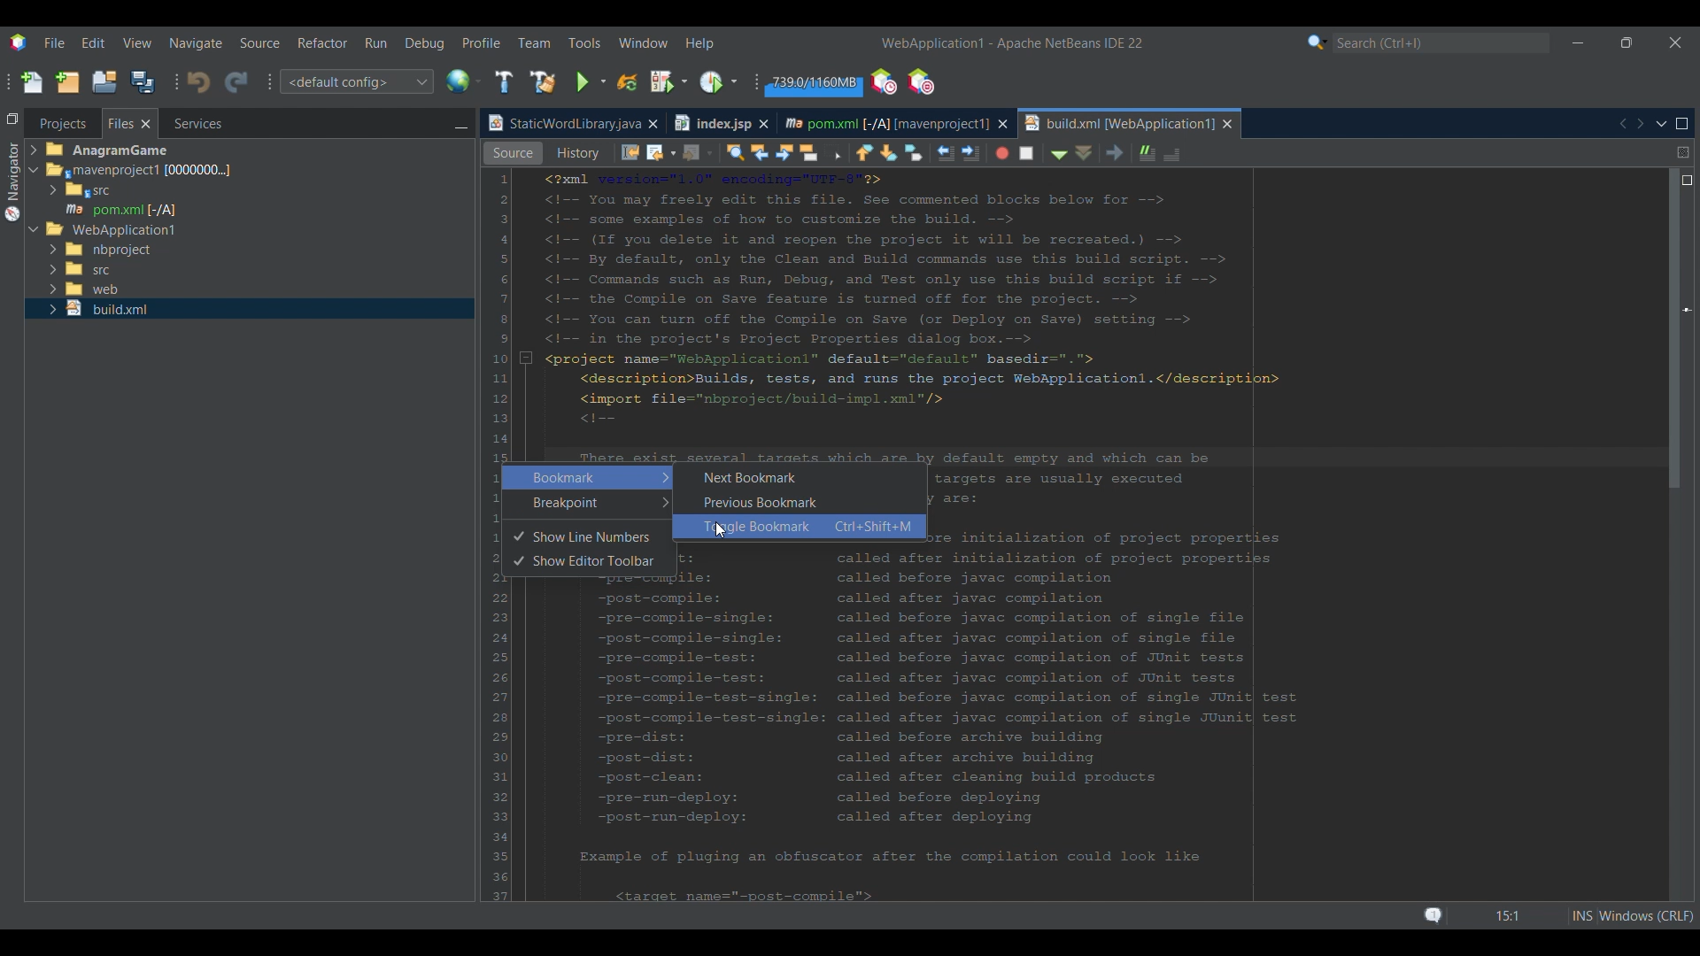 The width and height of the screenshot is (1700, 956). What do you see at coordinates (815, 83) in the screenshot?
I see `Garbage collection changed` at bounding box center [815, 83].